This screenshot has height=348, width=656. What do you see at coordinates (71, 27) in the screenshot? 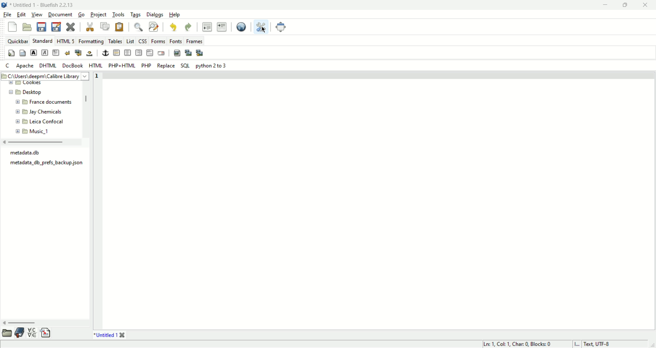
I see `close` at bounding box center [71, 27].